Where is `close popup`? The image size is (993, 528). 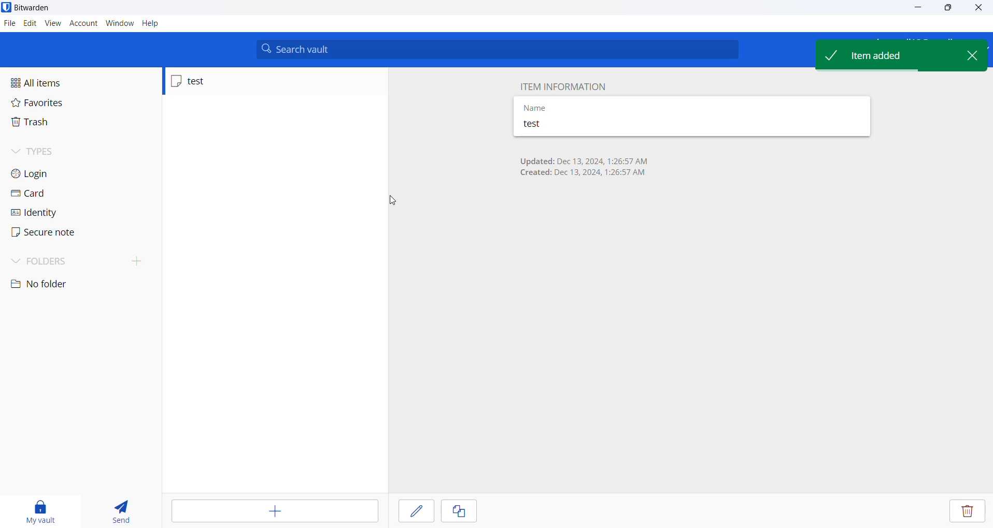
close popup is located at coordinates (971, 56).